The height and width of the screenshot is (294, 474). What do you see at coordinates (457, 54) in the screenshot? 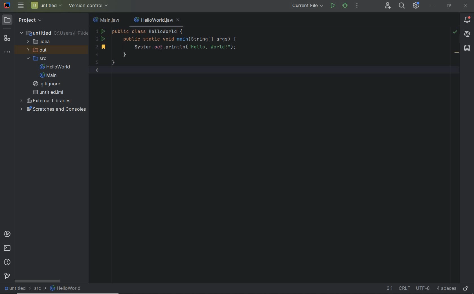
I see `F11 to toggle` at bounding box center [457, 54].